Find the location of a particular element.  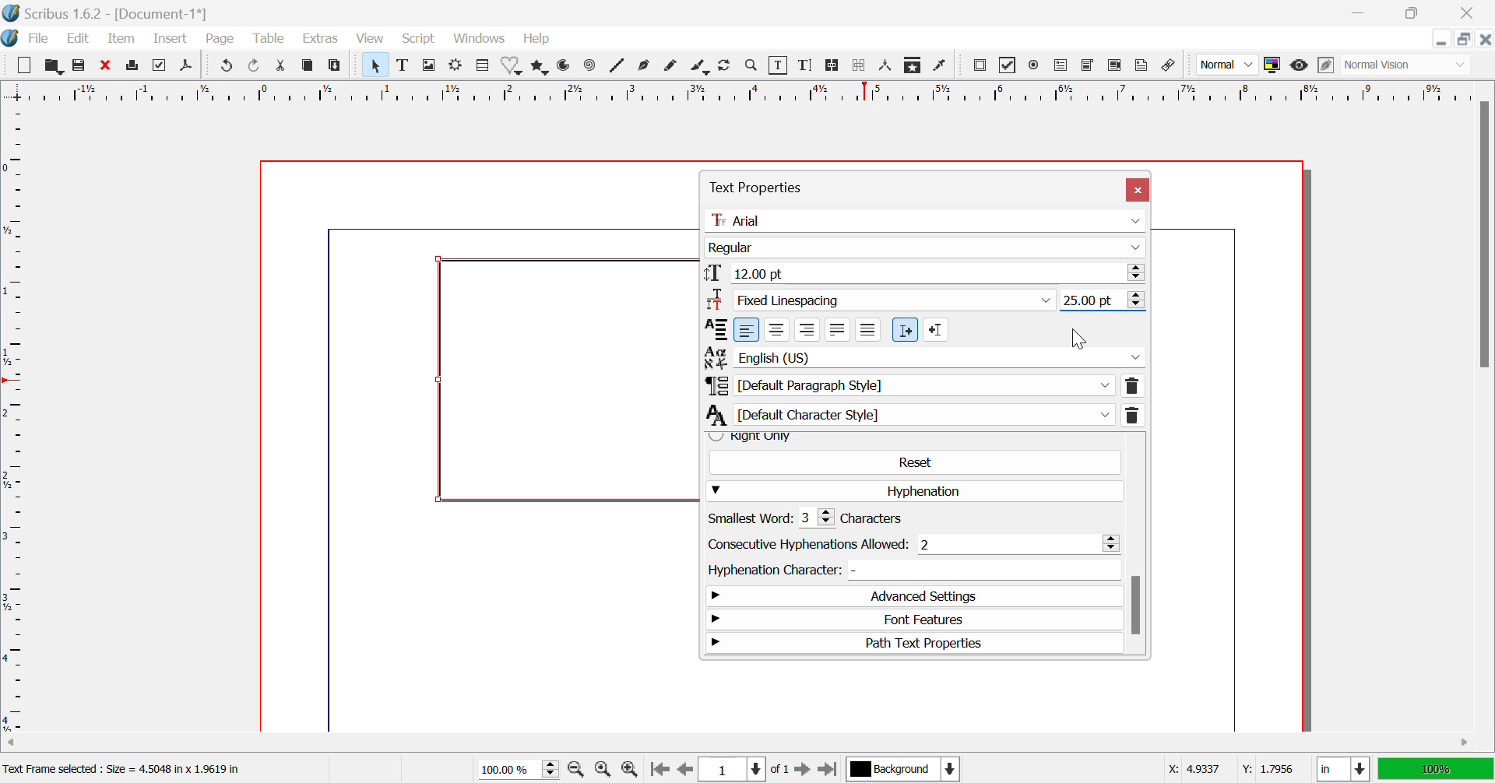

12.00 pt is located at coordinates (926, 273).